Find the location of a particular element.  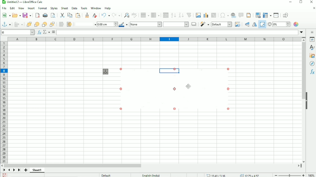

Sidebar settings is located at coordinates (311, 32).